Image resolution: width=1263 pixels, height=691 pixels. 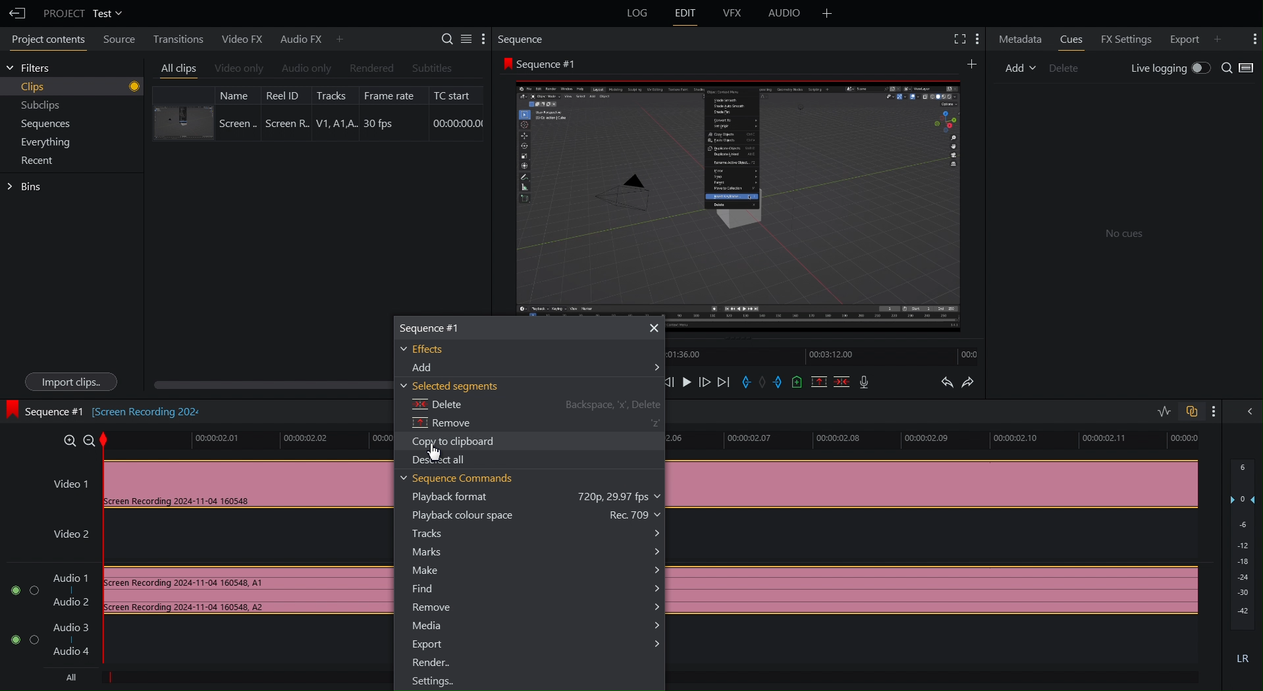 What do you see at coordinates (440, 460) in the screenshot?
I see `Deselect All` at bounding box center [440, 460].